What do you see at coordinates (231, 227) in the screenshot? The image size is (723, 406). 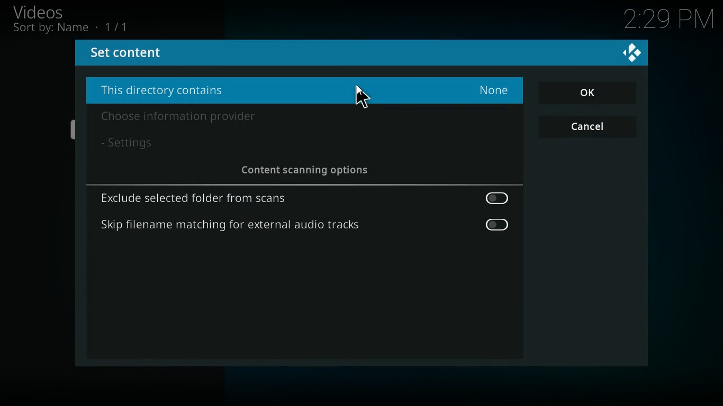 I see `skip filename matching for external audio tracks` at bounding box center [231, 227].